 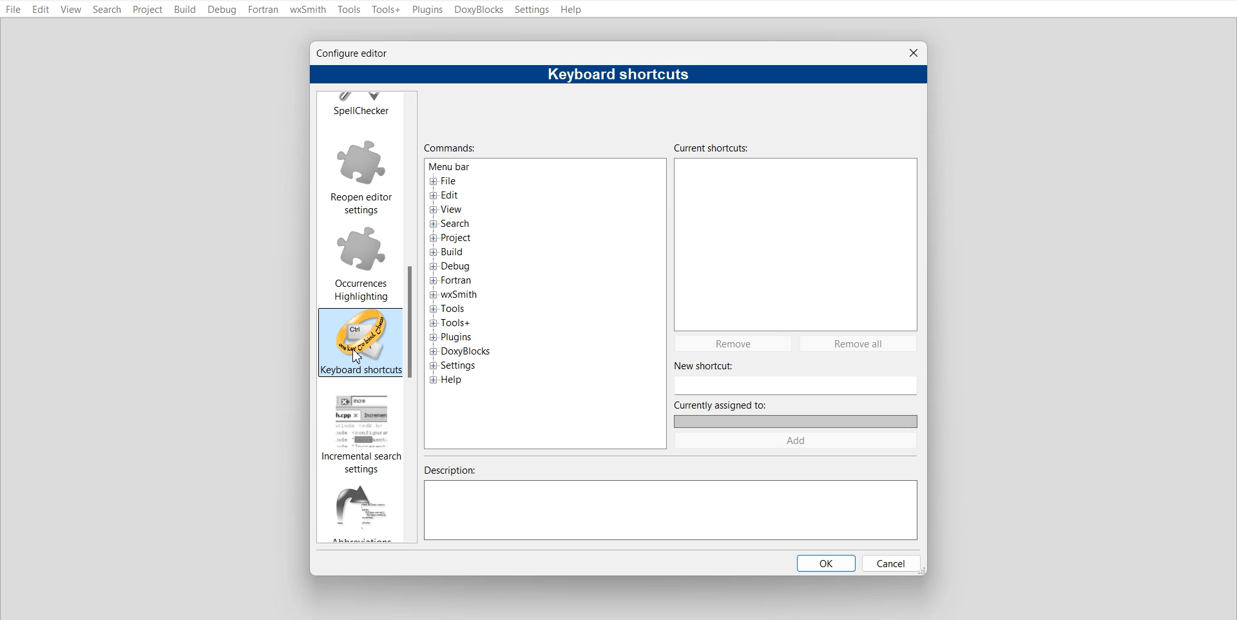 What do you see at coordinates (385, 10) in the screenshot?
I see `Tools+` at bounding box center [385, 10].